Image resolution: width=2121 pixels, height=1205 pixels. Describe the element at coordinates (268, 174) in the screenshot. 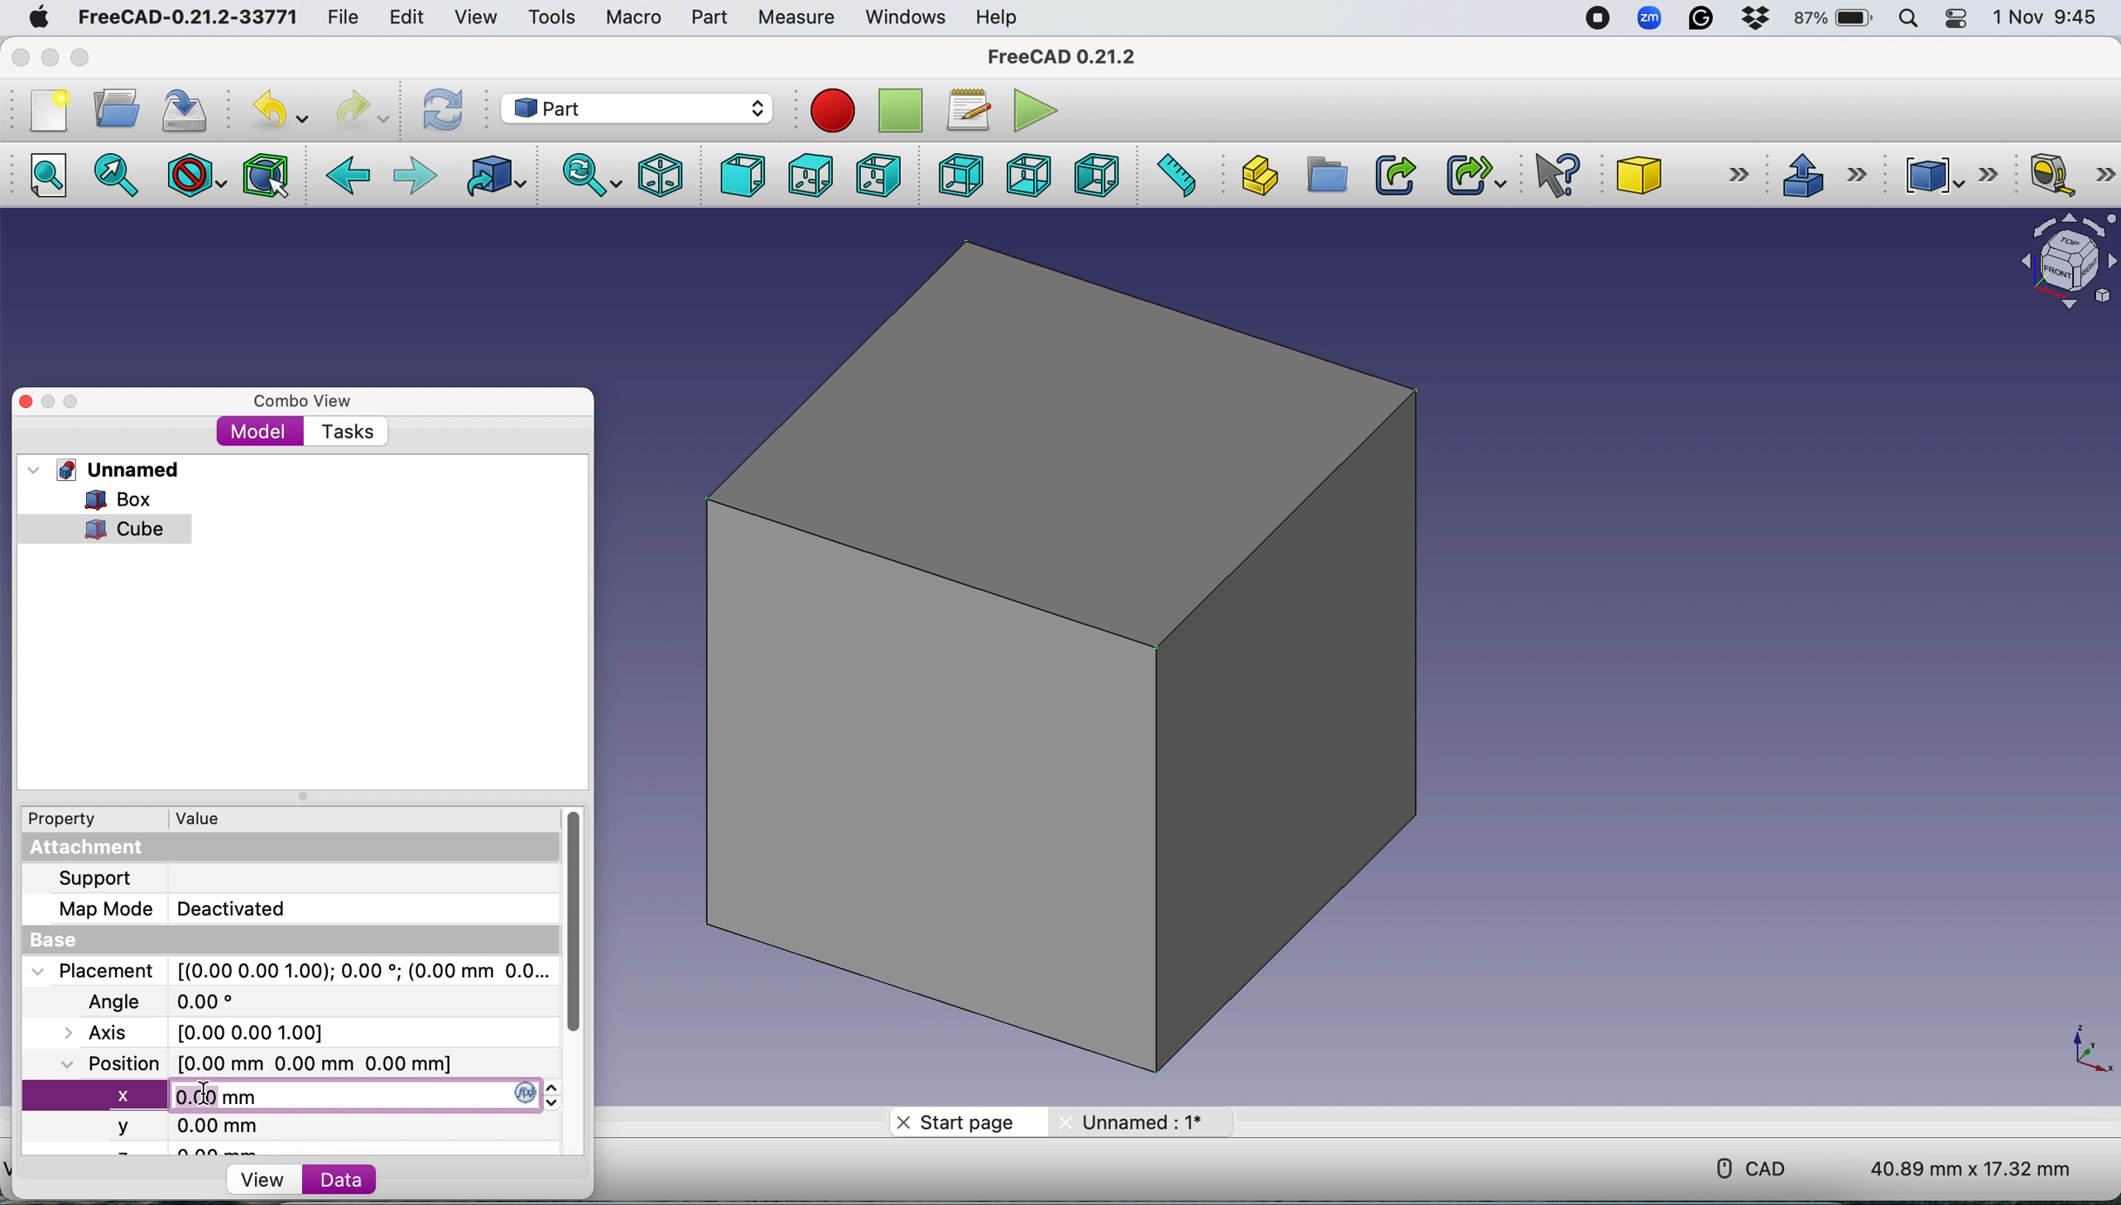

I see `Bounding box` at that location.